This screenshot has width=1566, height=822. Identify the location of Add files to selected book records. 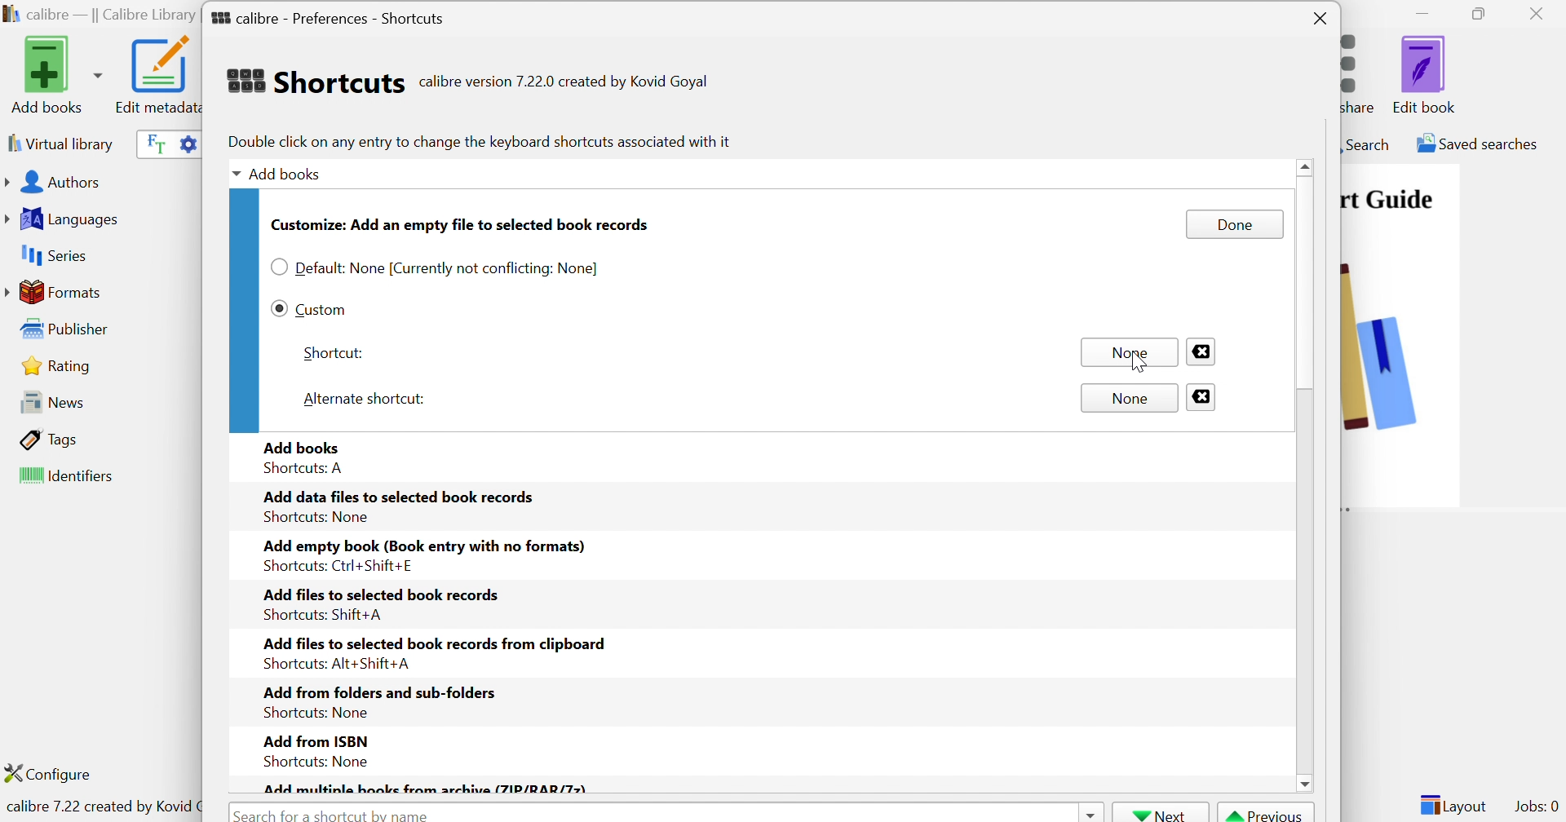
(382, 593).